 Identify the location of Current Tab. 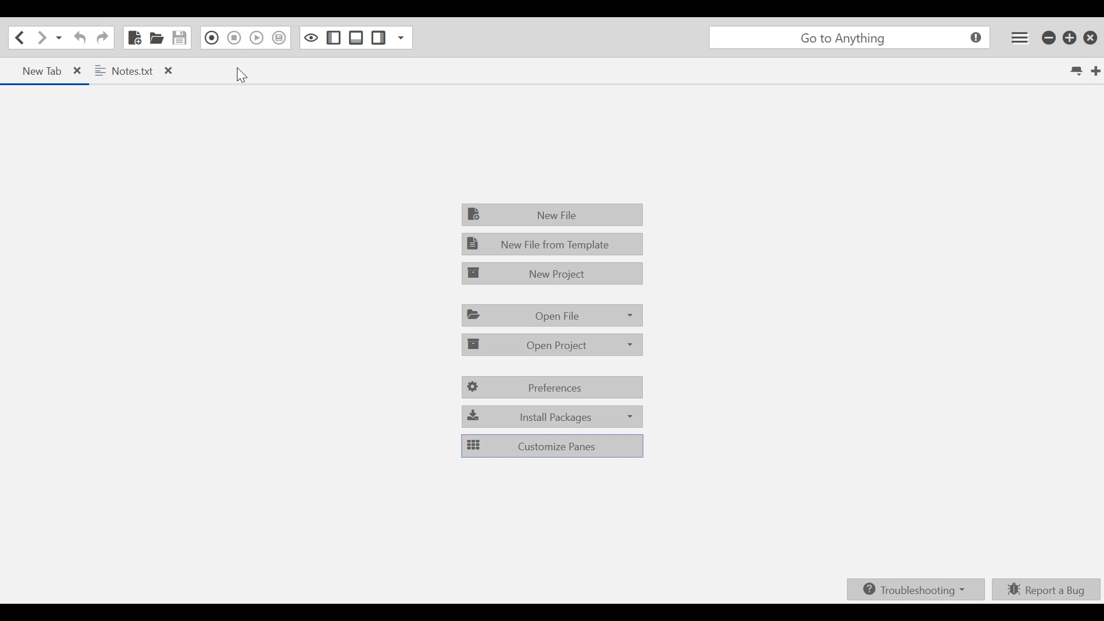
(45, 71).